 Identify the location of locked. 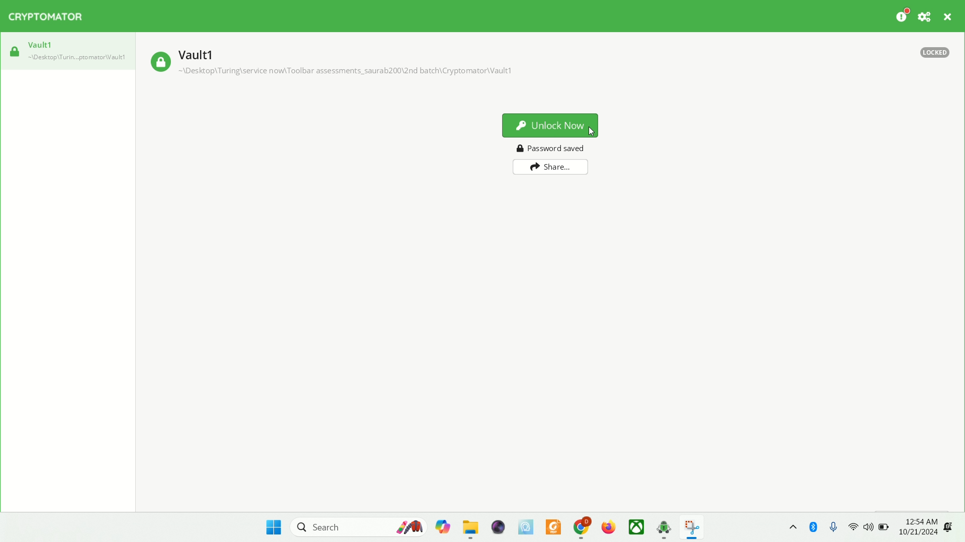
(157, 62).